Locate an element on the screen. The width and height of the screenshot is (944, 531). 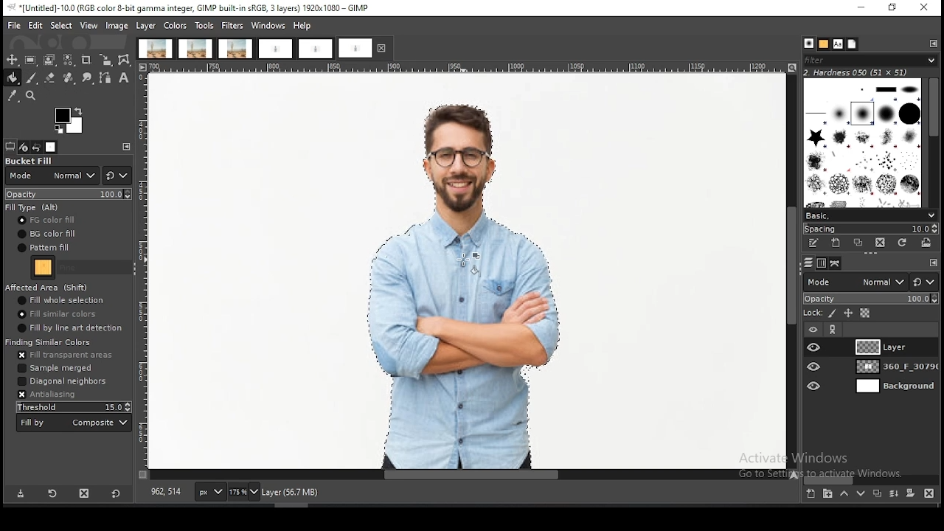
foreground select tool is located at coordinates (49, 60).